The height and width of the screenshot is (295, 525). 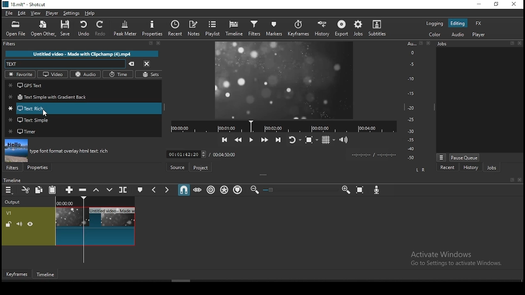 What do you see at coordinates (71, 14) in the screenshot?
I see `settings` at bounding box center [71, 14].